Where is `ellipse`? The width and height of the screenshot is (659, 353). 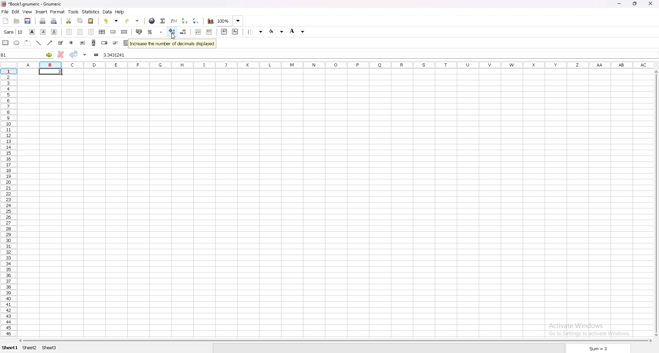
ellipse is located at coordinates (16, 43).